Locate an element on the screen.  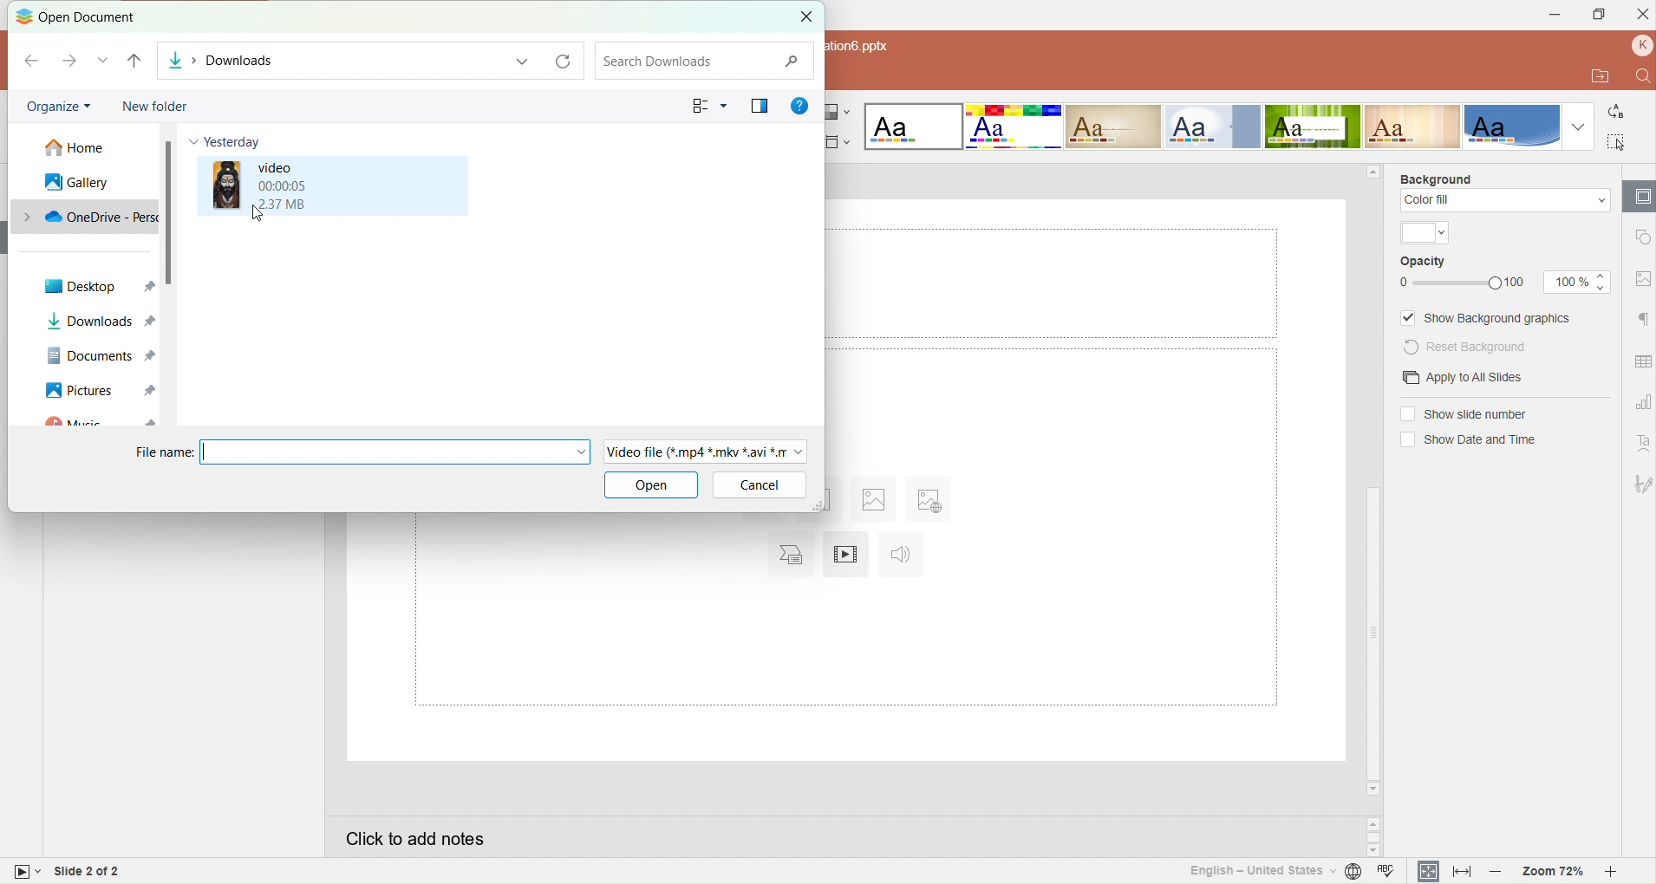
Chart setting is located at coordinates (1640, 398).